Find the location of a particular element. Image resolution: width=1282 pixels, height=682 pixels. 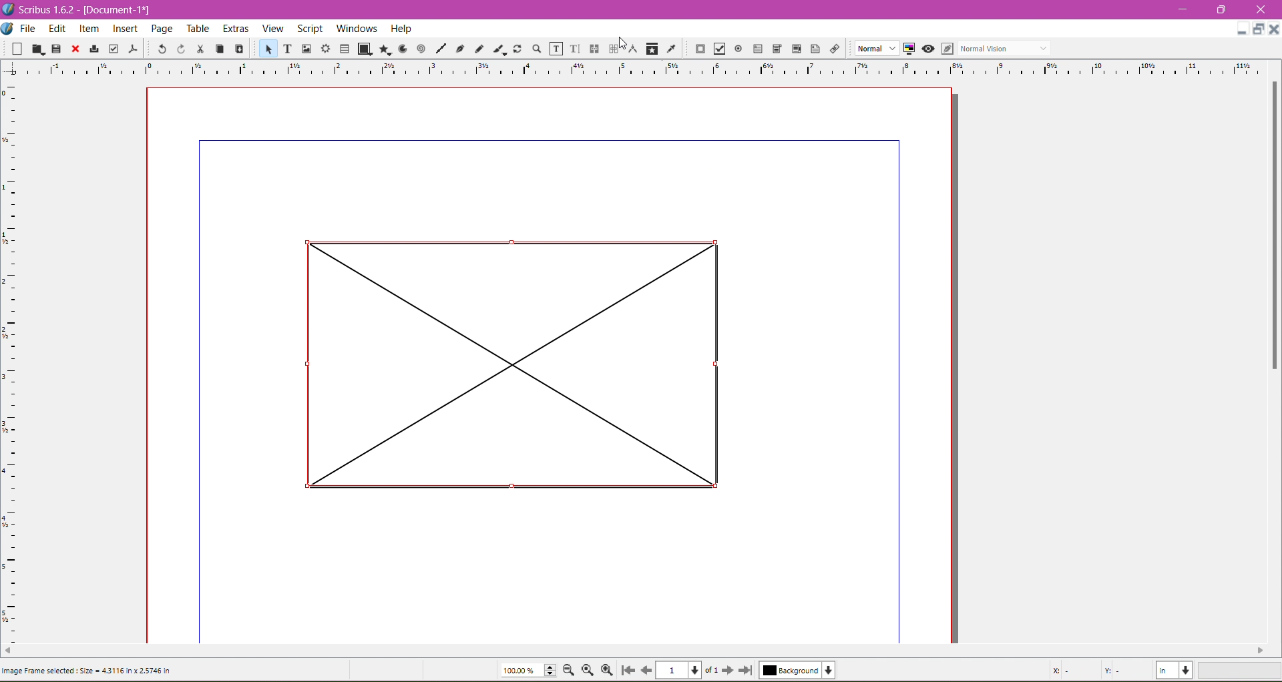

Calligraphic Line is located at coordinates (498, 49).